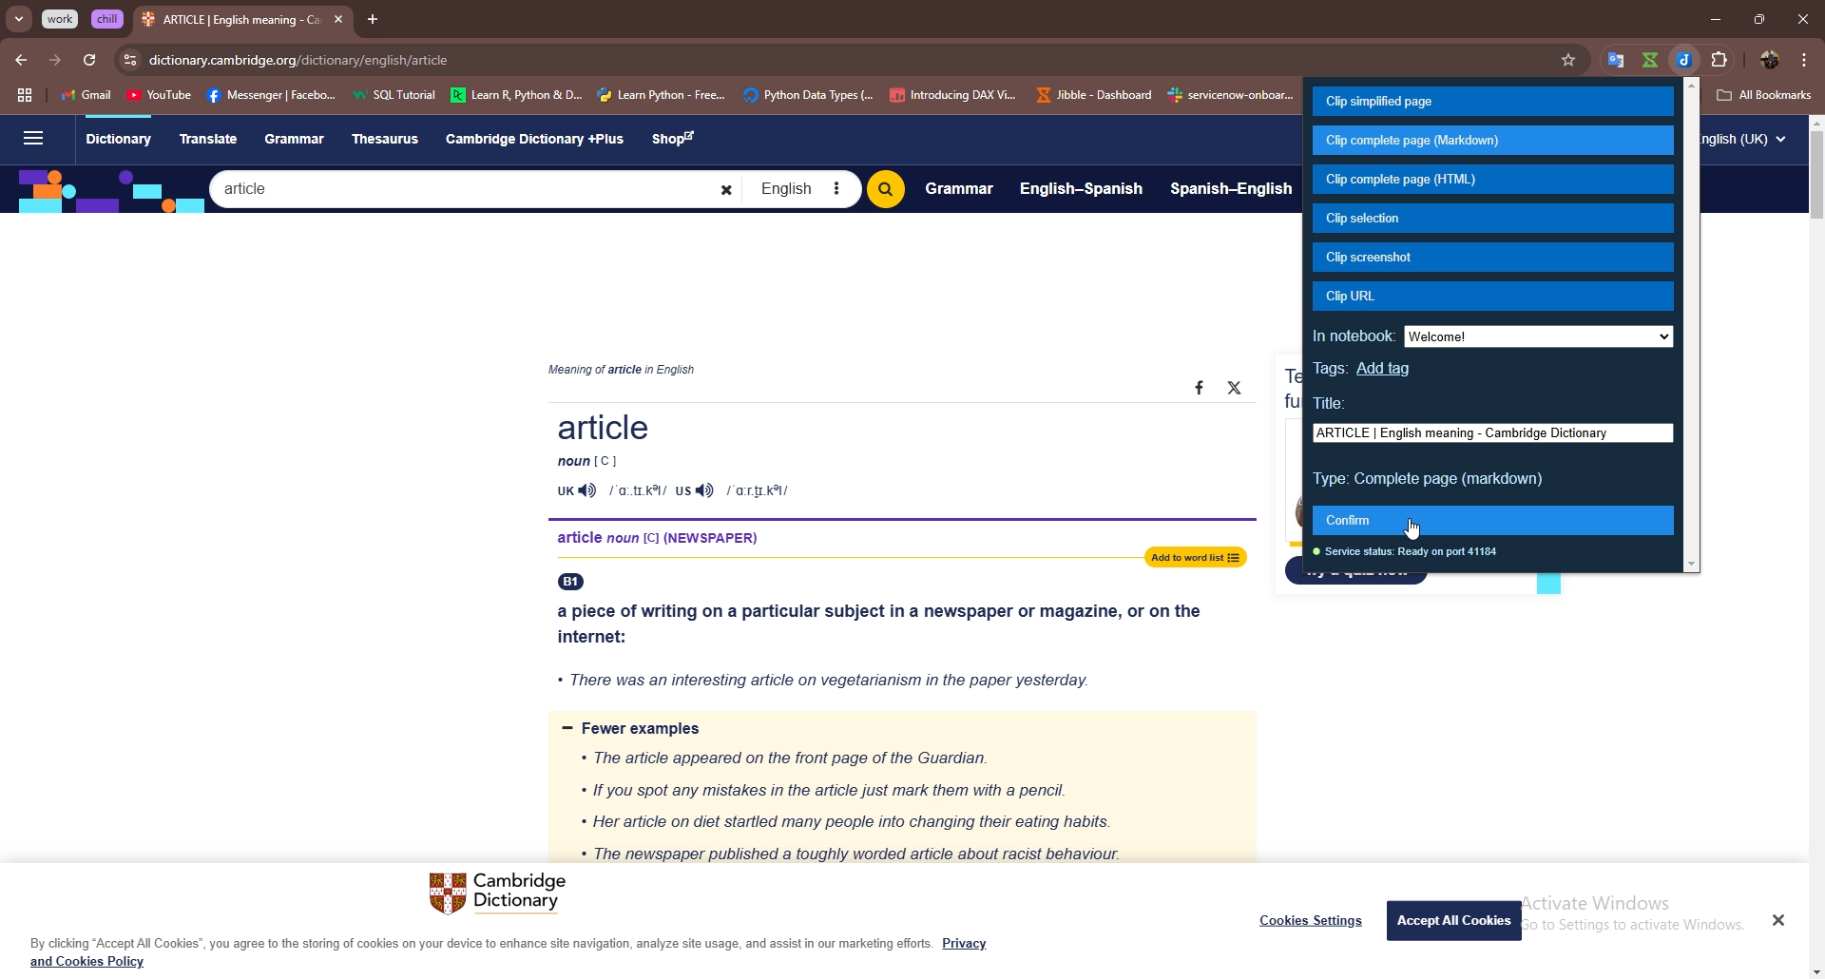  I want to click on grouped tab, so click(62, 19).